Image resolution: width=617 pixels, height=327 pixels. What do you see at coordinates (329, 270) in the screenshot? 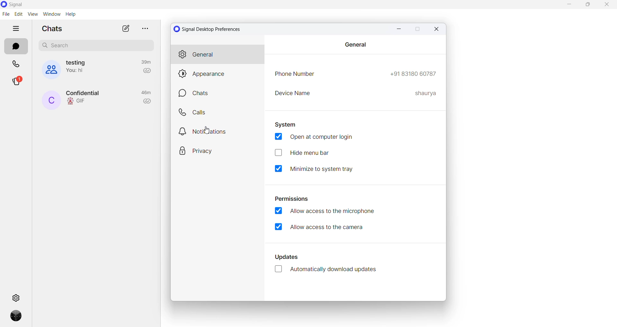
I see `updates checkbox` at bounding box center [329, 270].